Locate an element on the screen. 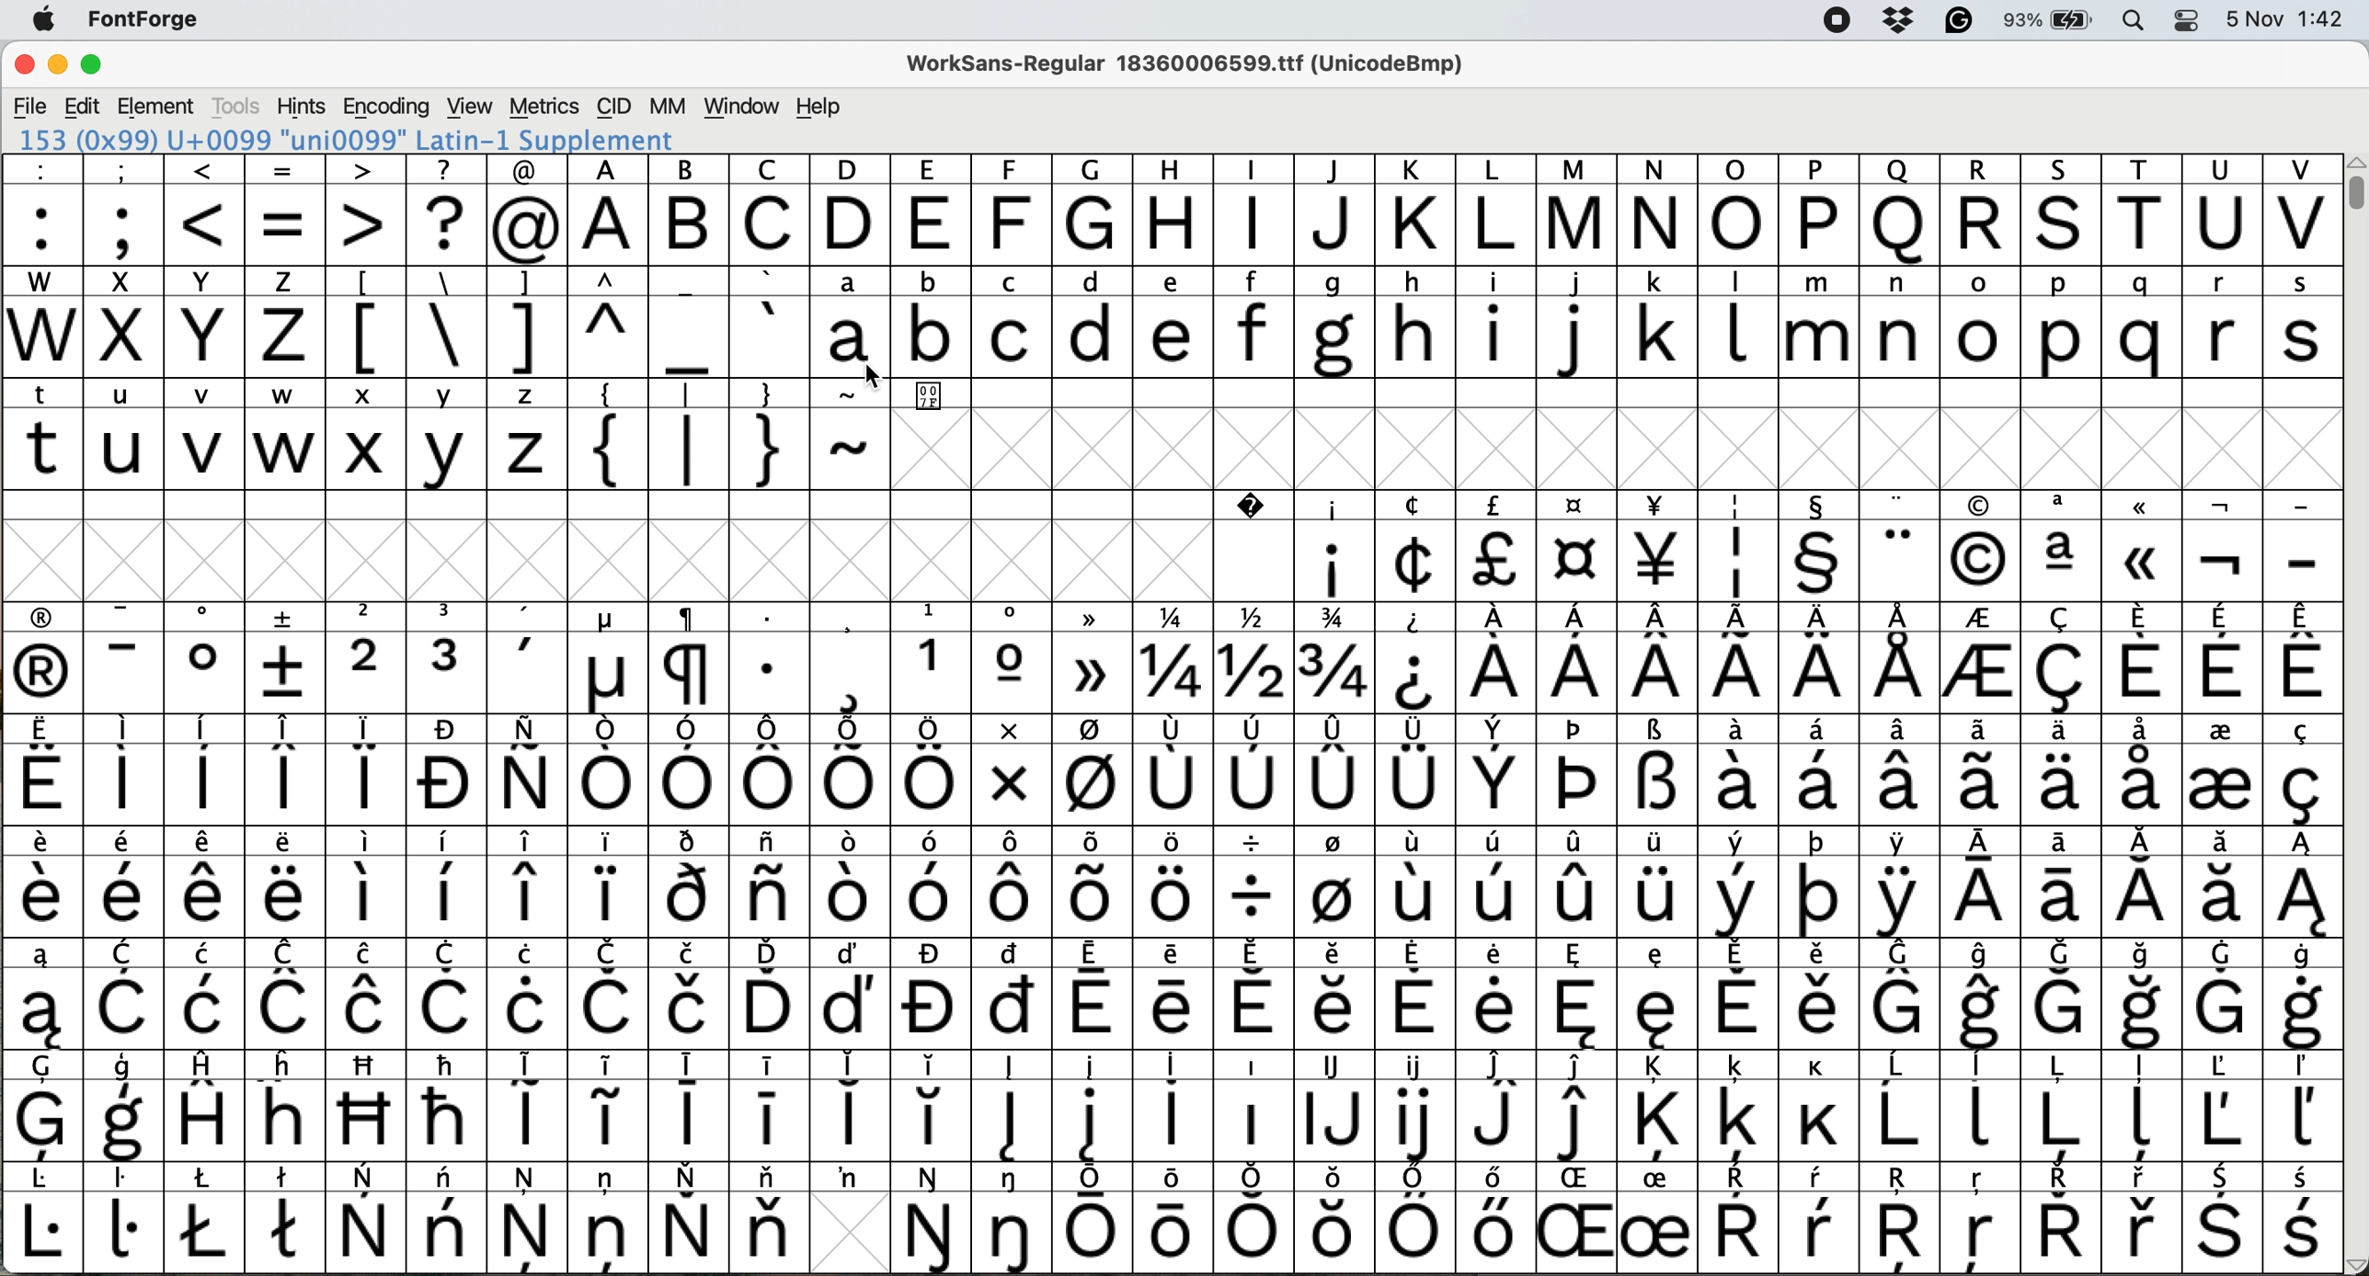 The image size is (2369, 1276). symbol is located at coordinates (2302, 883).